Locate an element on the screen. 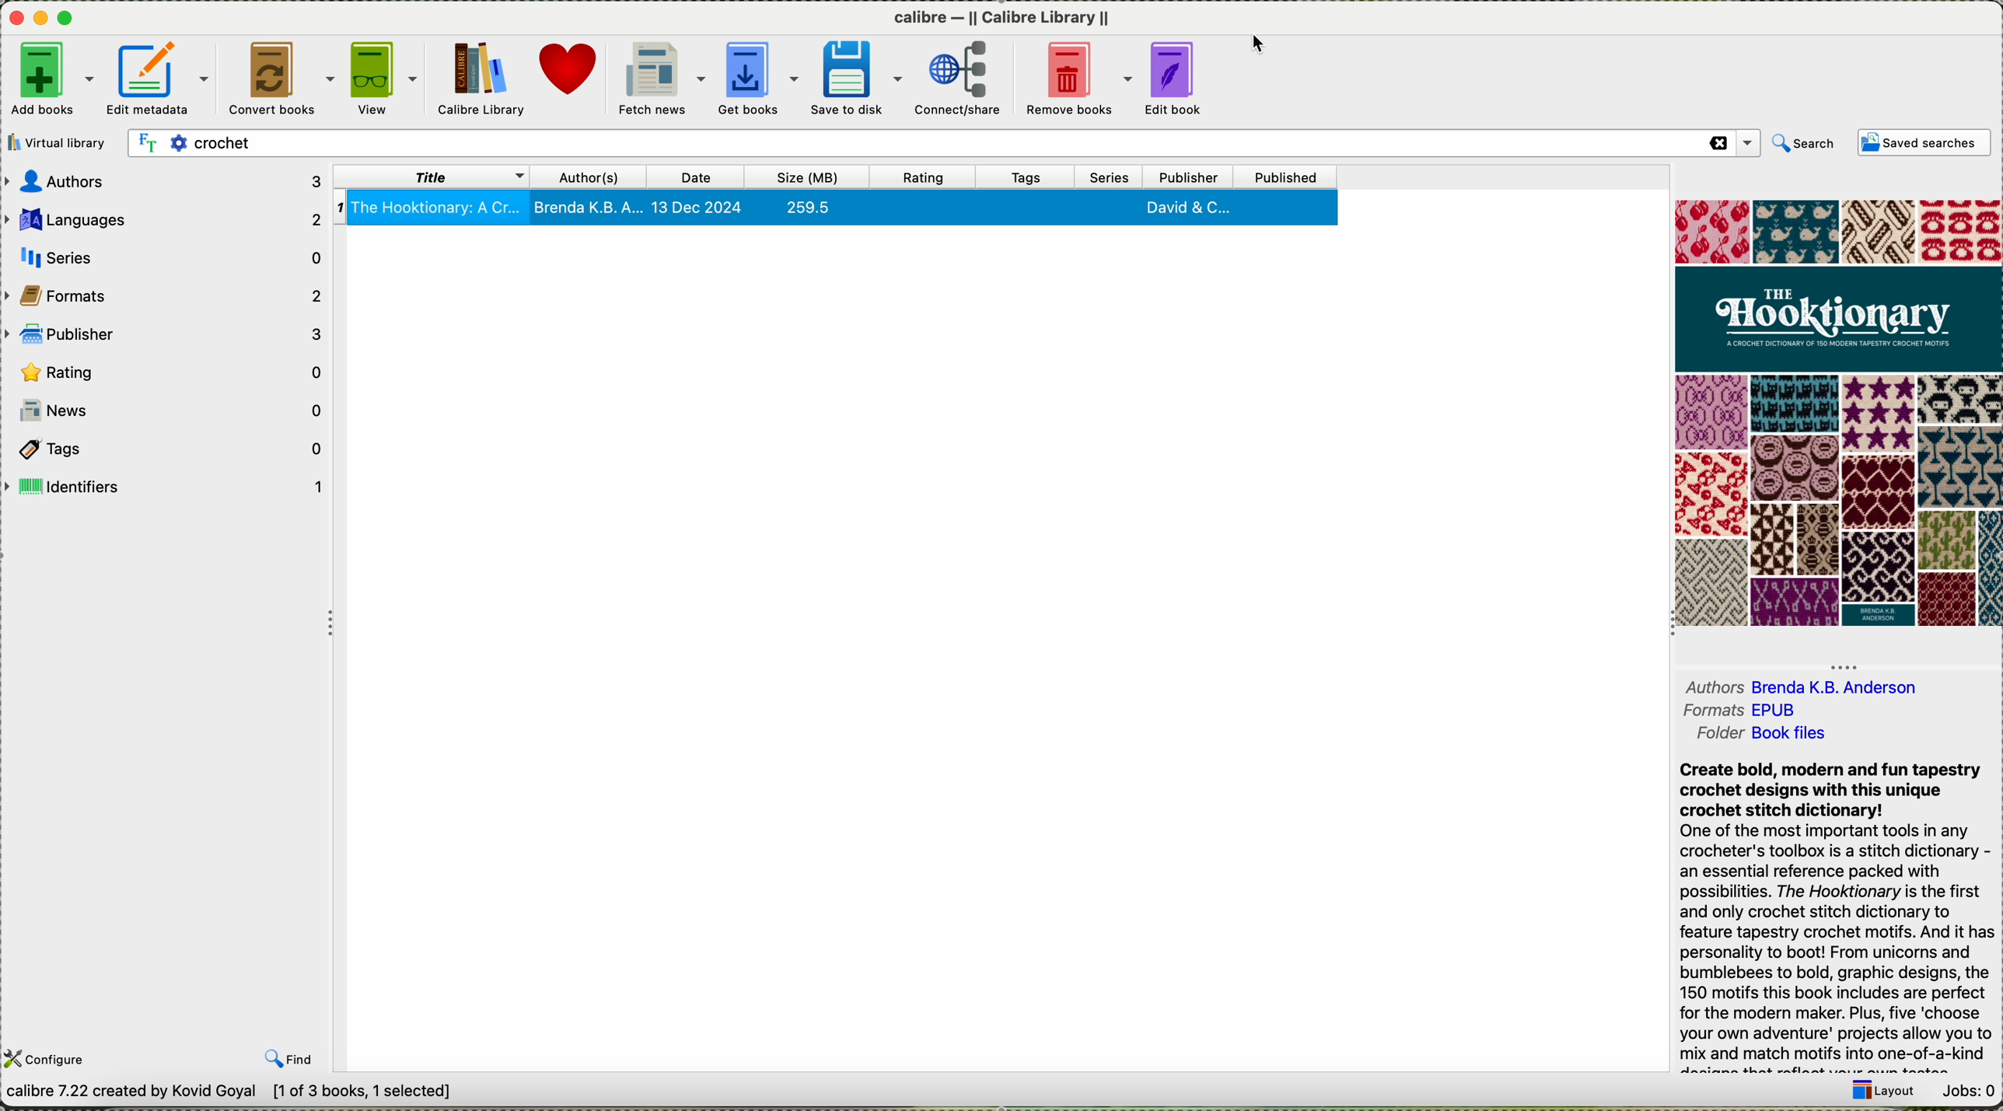 The image size is (2003, 1111). calibre library is located at coordinates (1002, 17).